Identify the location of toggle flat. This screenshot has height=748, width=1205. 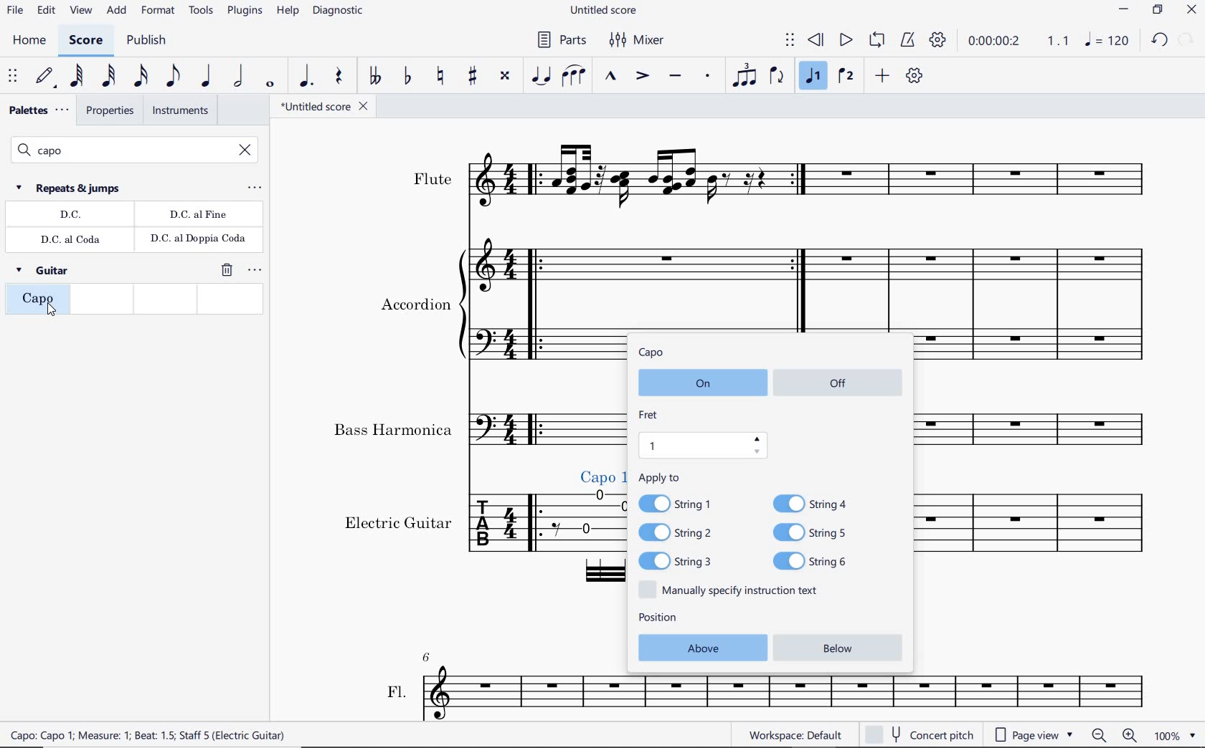
(407, 77).